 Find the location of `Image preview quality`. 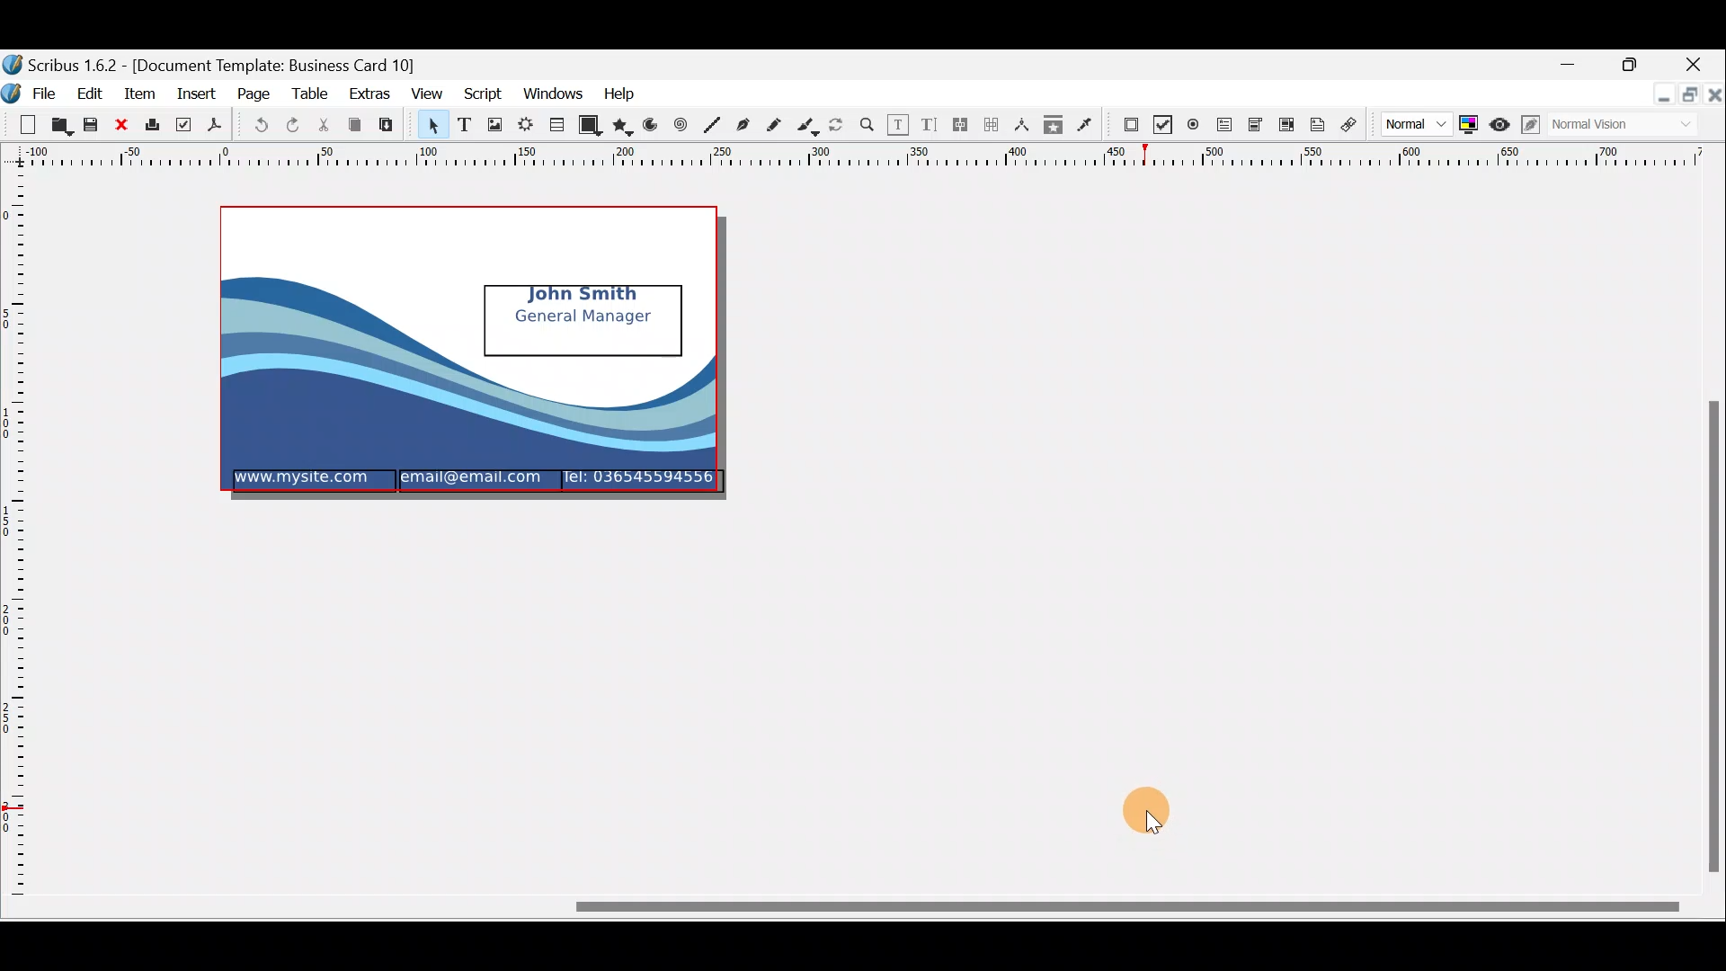

Image preview quality is located at coordinates (1407, 126).